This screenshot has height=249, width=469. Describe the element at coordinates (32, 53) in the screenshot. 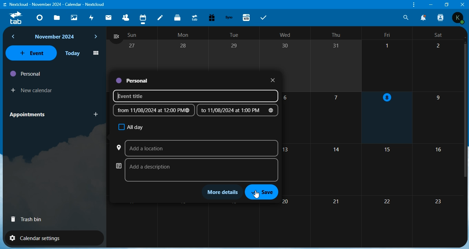

I see `event` at that location.